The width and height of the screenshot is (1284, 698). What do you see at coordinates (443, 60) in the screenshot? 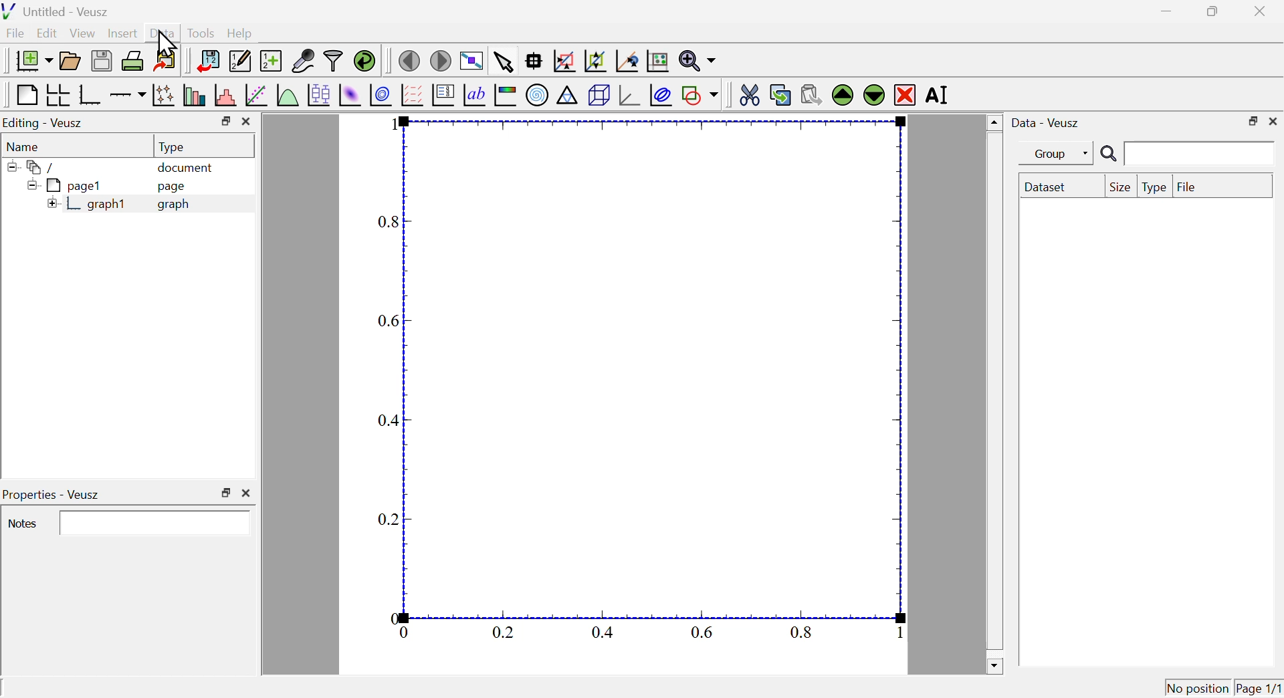
I see `move to the next page` at bounding box center [443, 60].